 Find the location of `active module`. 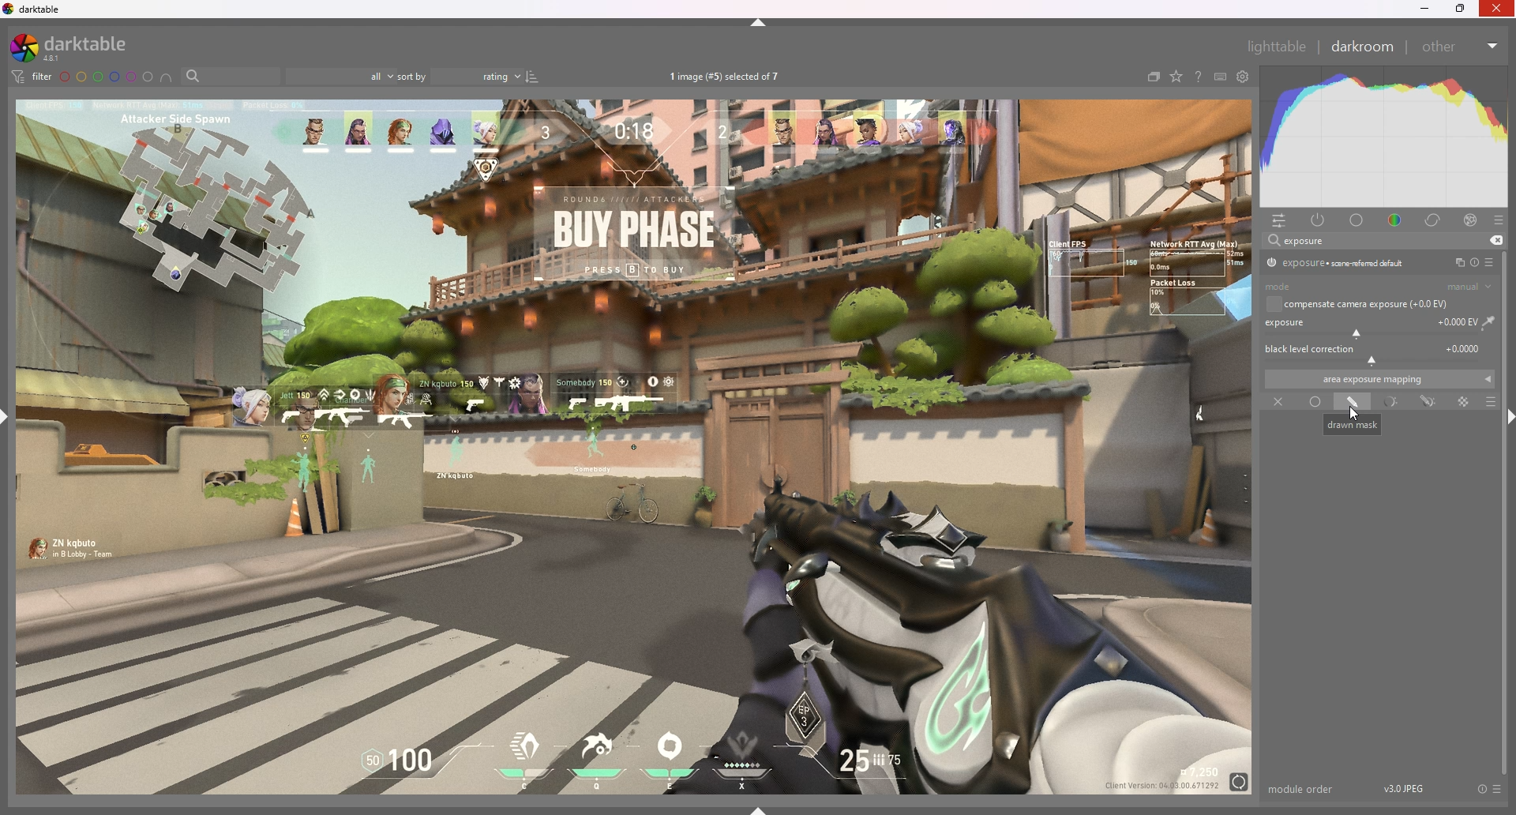

active module is located at coordinates (1320, 221).